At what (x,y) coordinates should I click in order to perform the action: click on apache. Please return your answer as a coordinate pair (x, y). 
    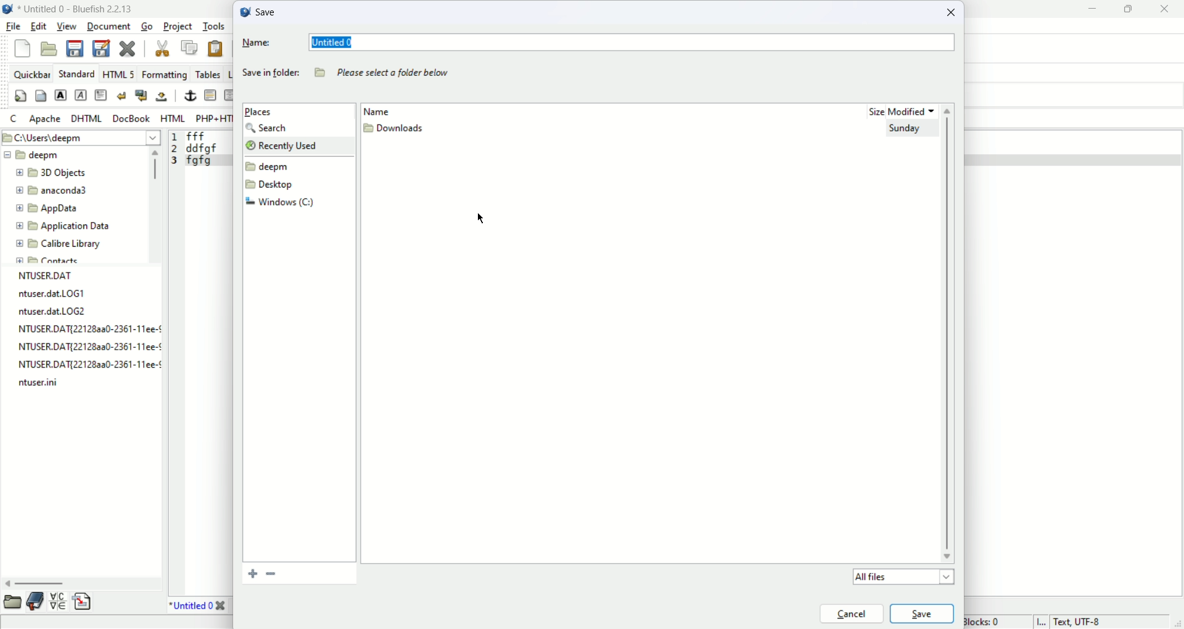
    Looking at the image, I should click on (47, 121).